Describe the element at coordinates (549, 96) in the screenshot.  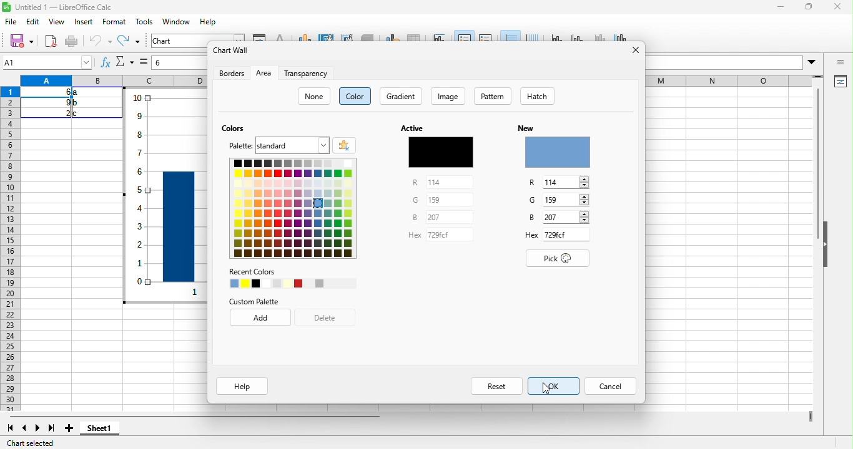
I see `hatch` at that location.